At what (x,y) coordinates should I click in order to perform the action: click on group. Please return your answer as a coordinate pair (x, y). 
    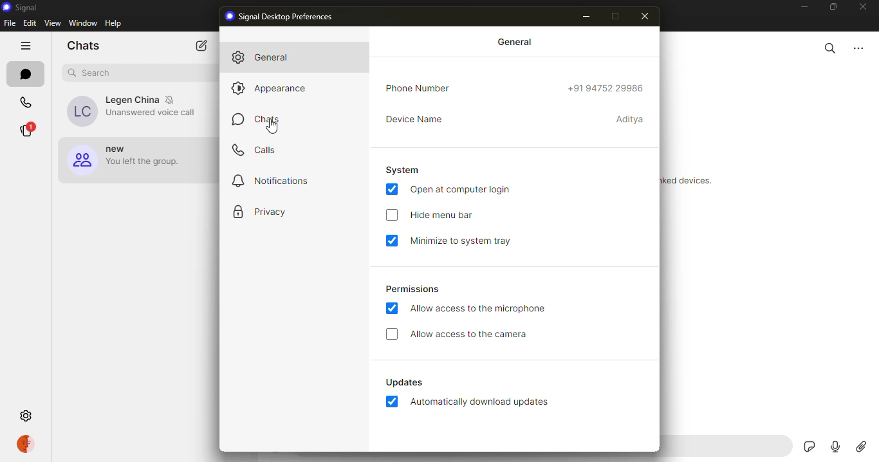
    Looking at the image, I should click on (131, 162).